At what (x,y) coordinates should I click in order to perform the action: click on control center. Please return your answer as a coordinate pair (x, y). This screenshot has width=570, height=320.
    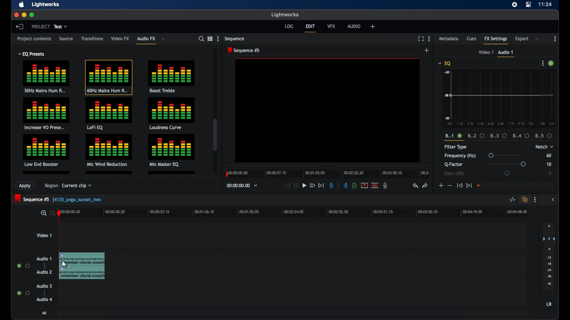
    Looking at the image, I should click on (528, 5).